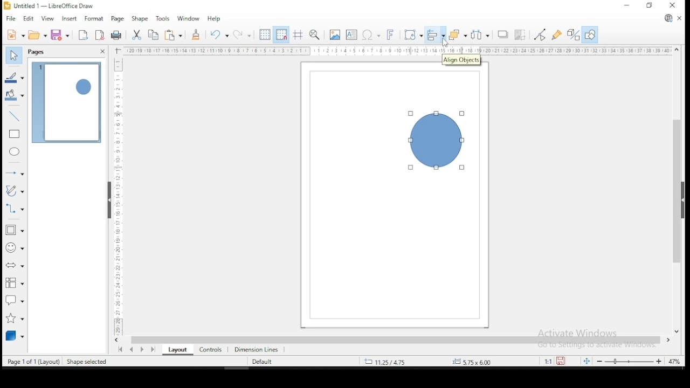 The height and width of the screenshot is (388, 690). I want to click on line color, so click(15, 78).